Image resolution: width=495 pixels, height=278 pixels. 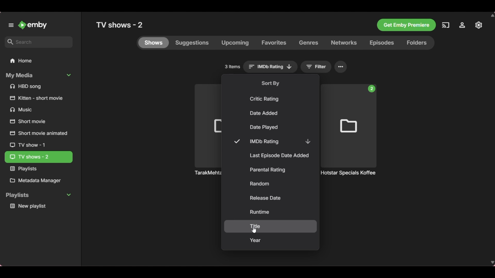 What do you see at coordinates (38, 76) in the screenshot?
I see `Collapse My Media` at bounding box center [38, 76].